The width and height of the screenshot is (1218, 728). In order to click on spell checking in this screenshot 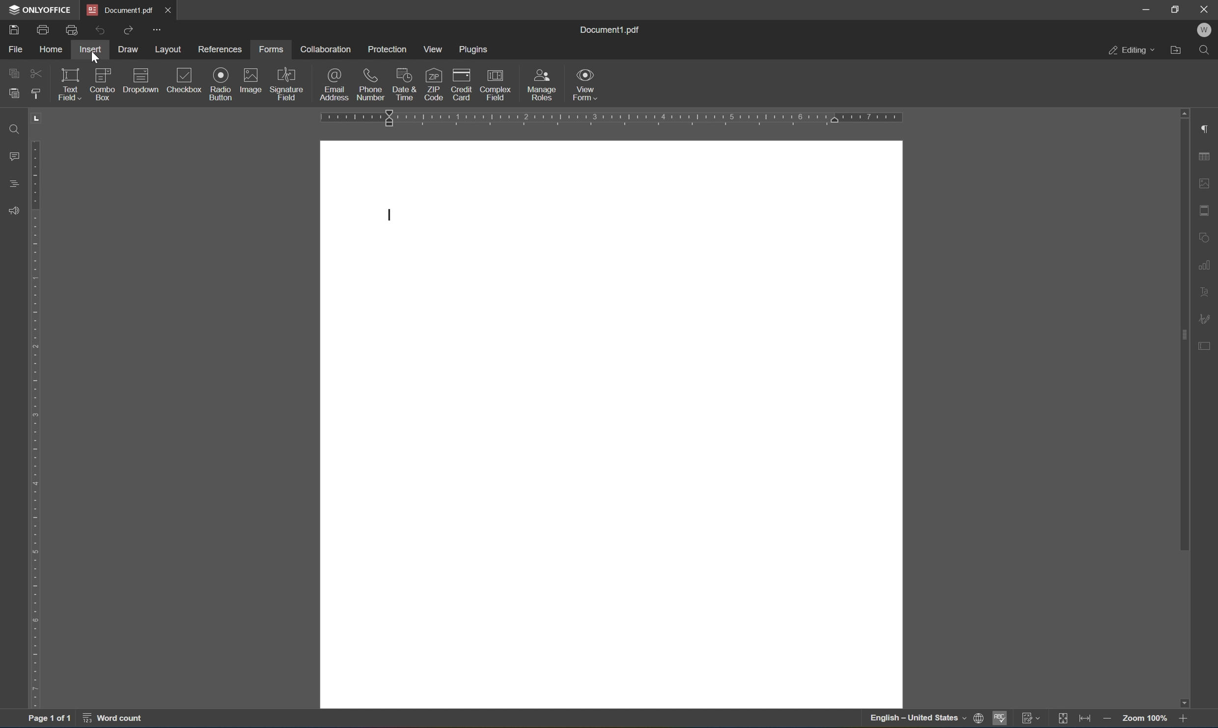, I will do `click(999, 719)`.